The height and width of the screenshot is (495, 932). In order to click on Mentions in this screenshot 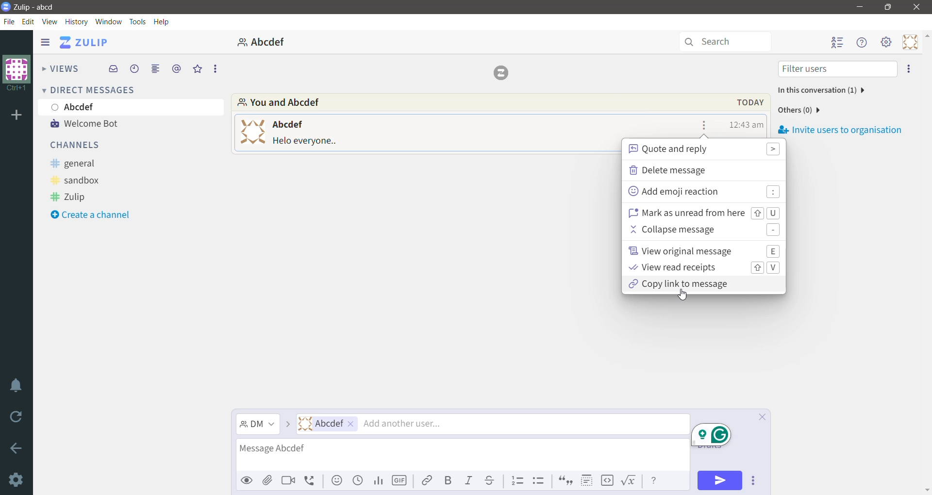, I will do `click(176, 68)`.